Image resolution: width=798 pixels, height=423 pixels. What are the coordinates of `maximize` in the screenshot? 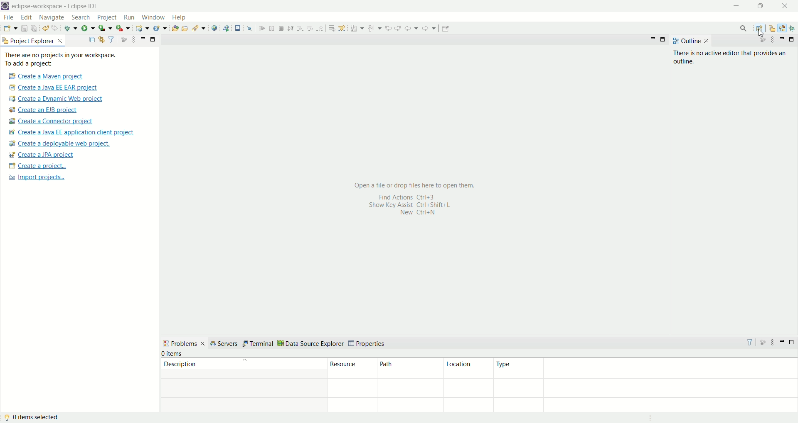 It's located at (761, 7).